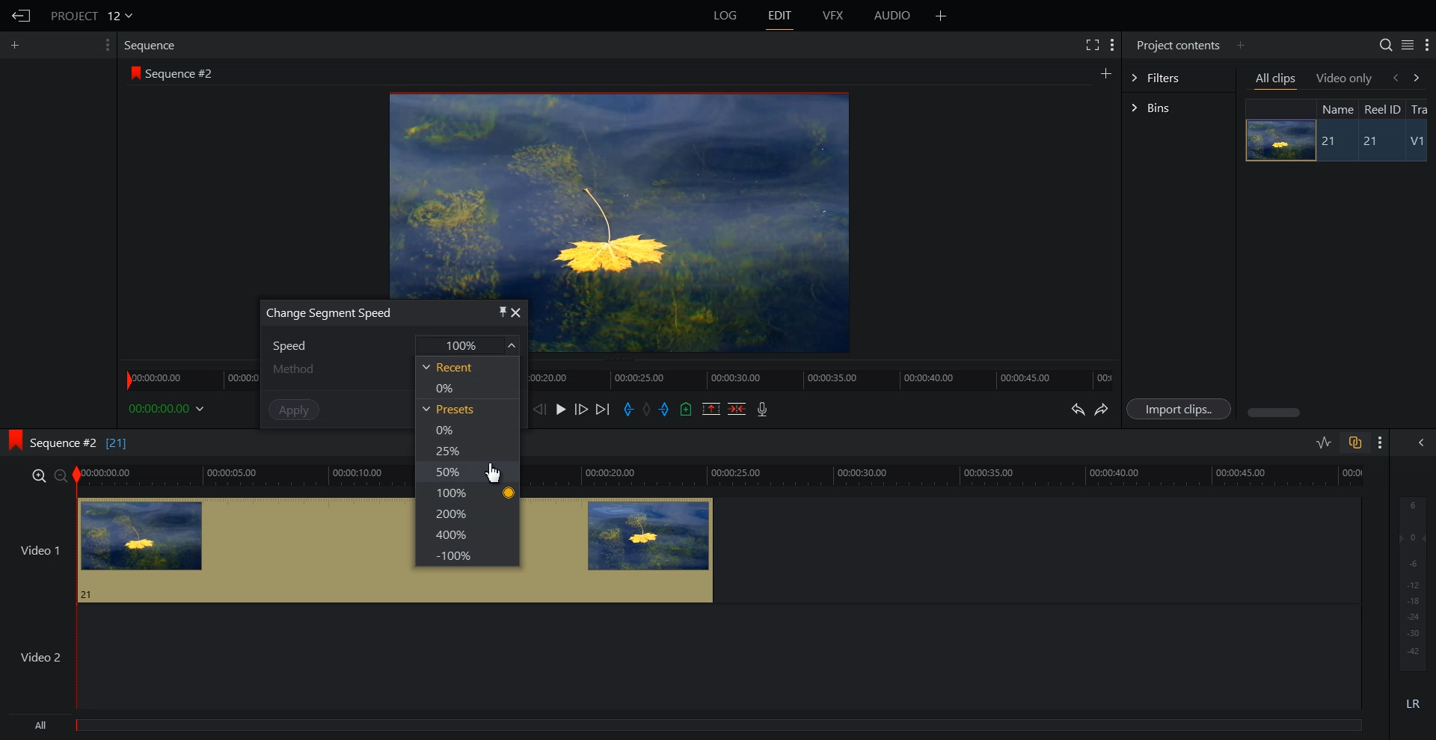 The image size is (1436, 740). Describe the element at coordinates (1408, 45) in the screenshot. I see `Toggle between list and tile view` at that location.